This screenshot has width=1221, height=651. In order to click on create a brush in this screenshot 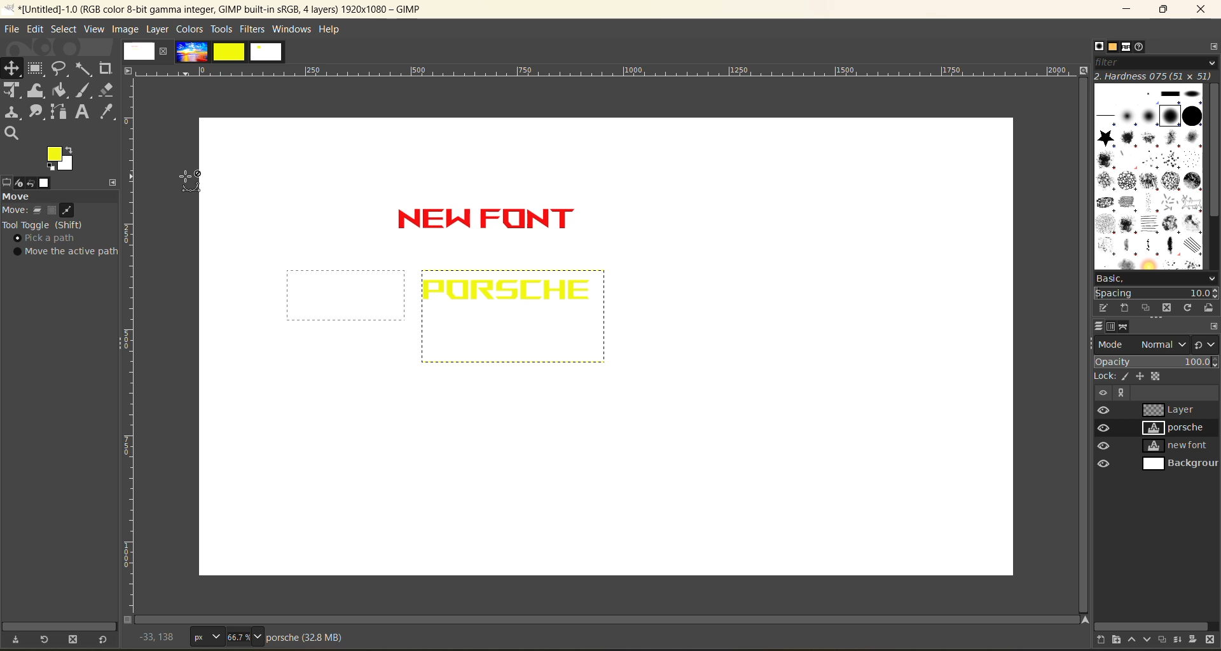, I will do `click(1117, 308)`.